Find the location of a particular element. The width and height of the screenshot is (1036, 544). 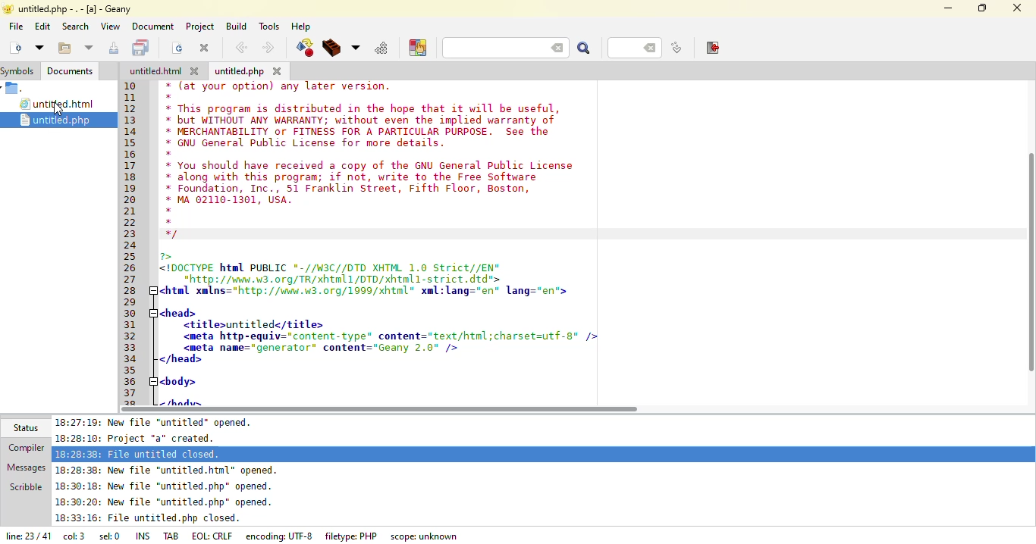

scope is located at coordinates (424, 536).